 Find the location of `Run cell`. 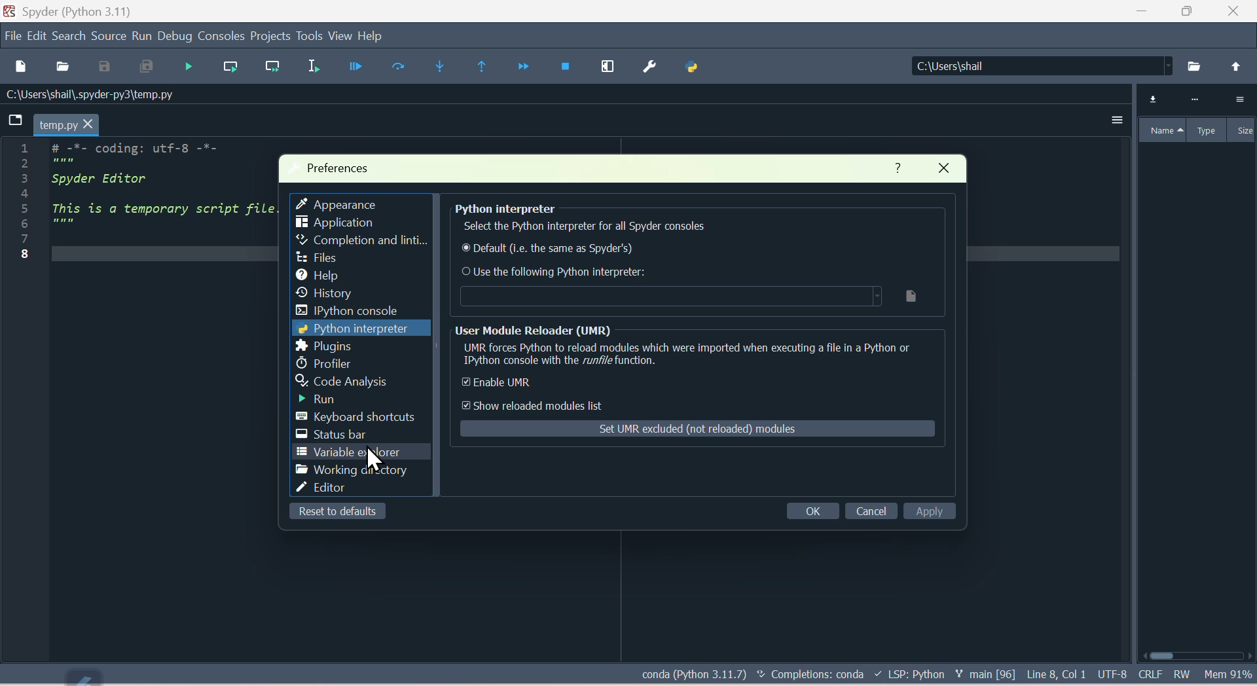

Run cell is located at coordinates (399, 70).